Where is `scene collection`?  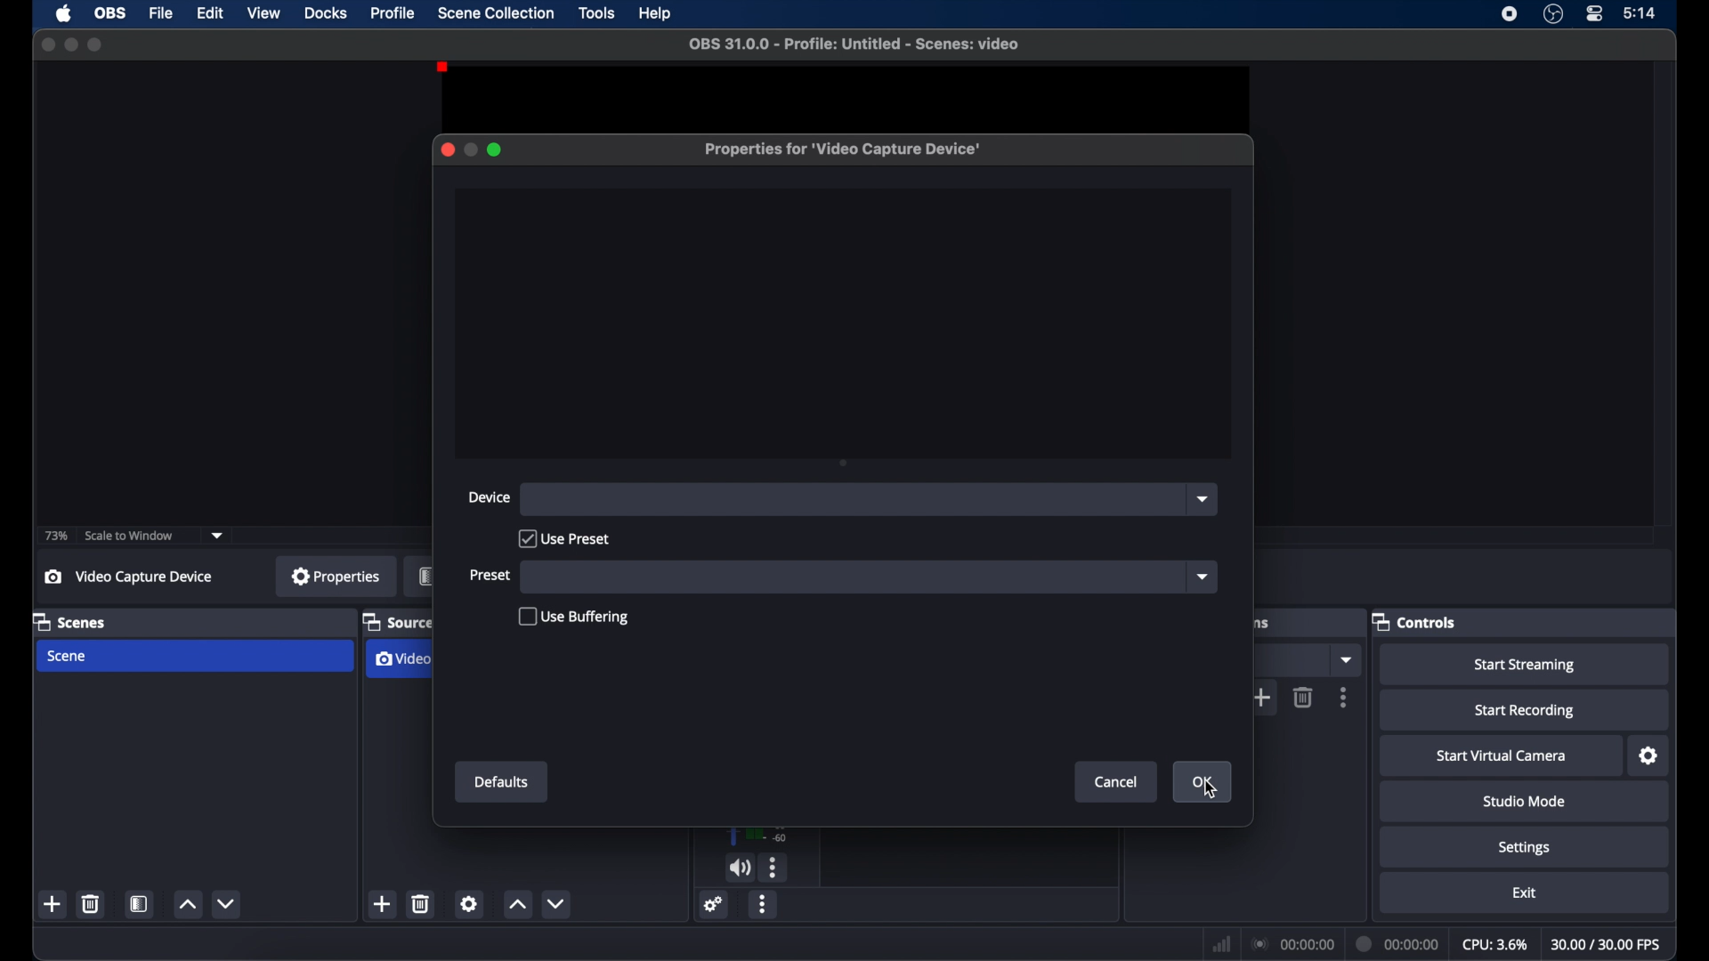
scene collection is located at coordinates (496, 13).